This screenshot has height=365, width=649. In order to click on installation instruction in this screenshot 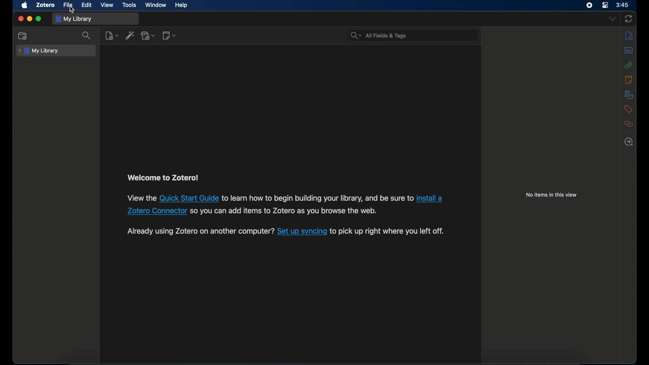, I will do `click(284, 204)`.